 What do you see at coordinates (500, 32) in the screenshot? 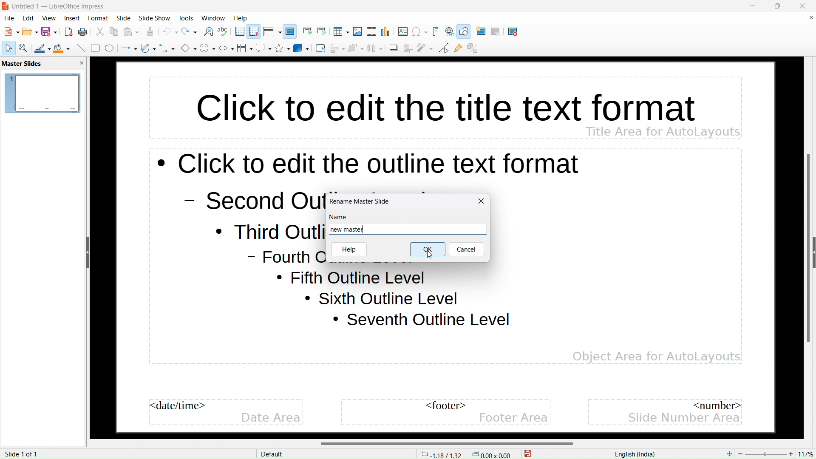
I see `duplicate slide` at bounding box center [500, 32].